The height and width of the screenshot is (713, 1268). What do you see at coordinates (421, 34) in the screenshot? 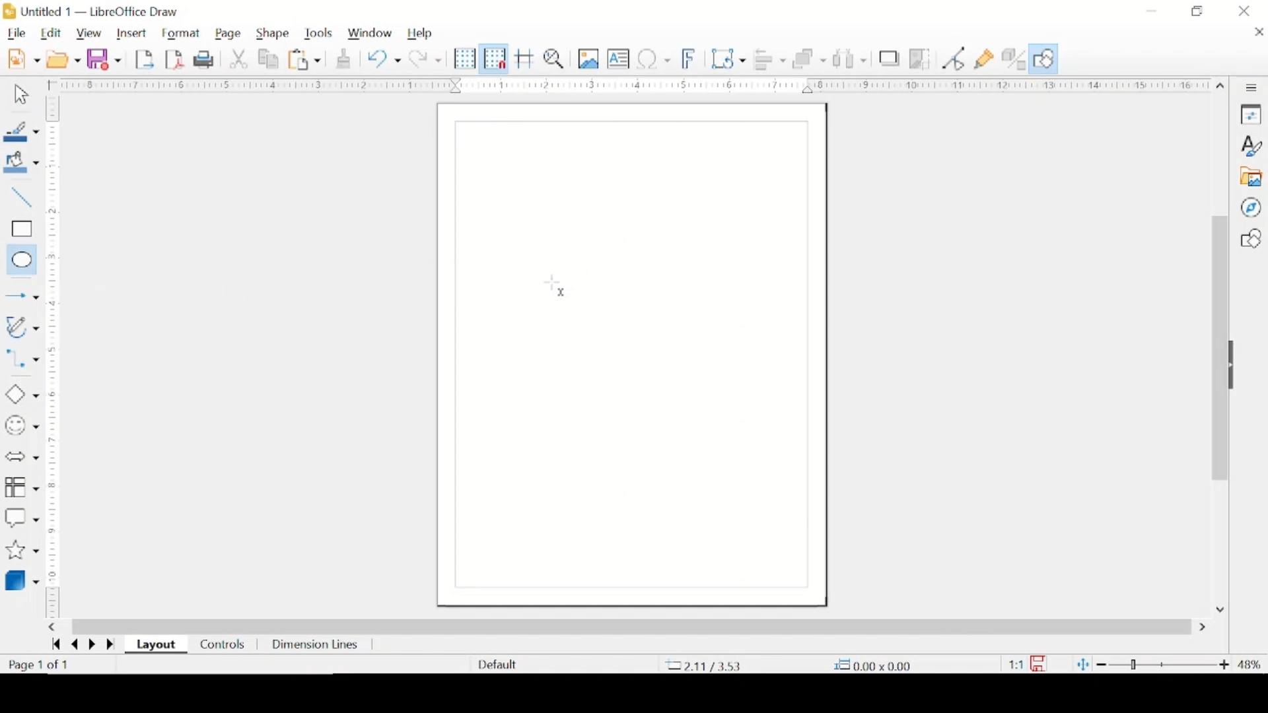
I see `help` at bounding box center [421, 34].